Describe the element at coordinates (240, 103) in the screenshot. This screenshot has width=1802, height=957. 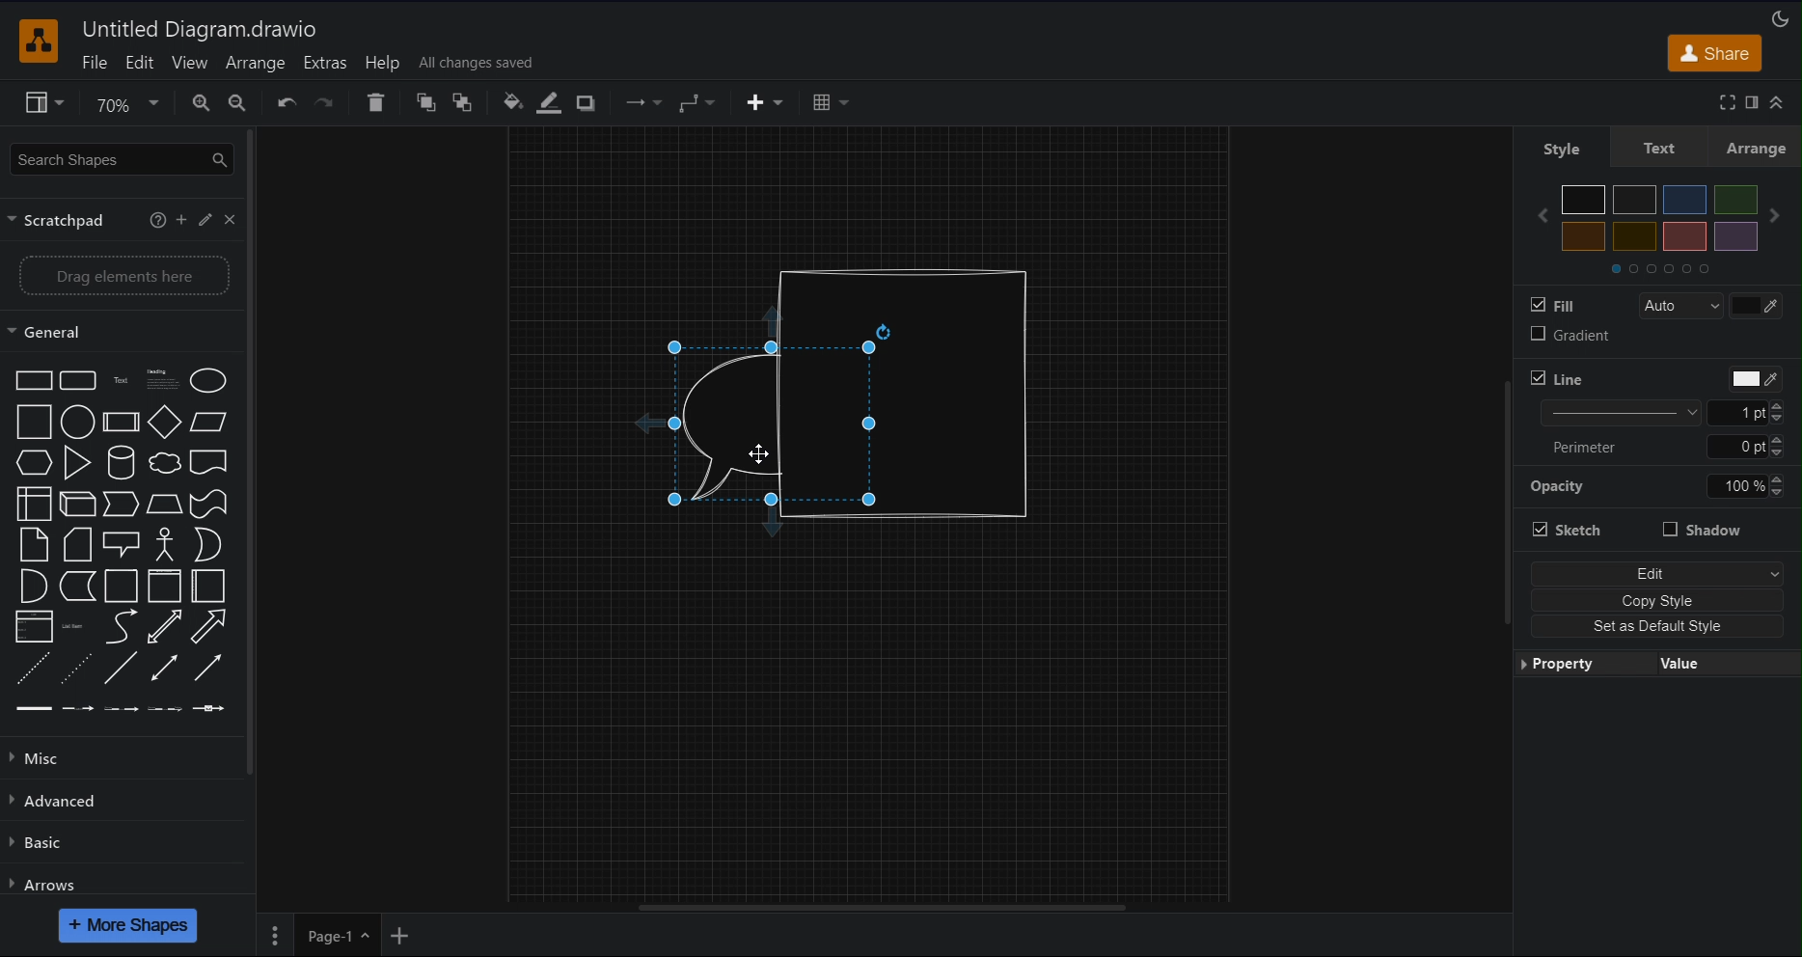
I see `Zoom Out` at that location.